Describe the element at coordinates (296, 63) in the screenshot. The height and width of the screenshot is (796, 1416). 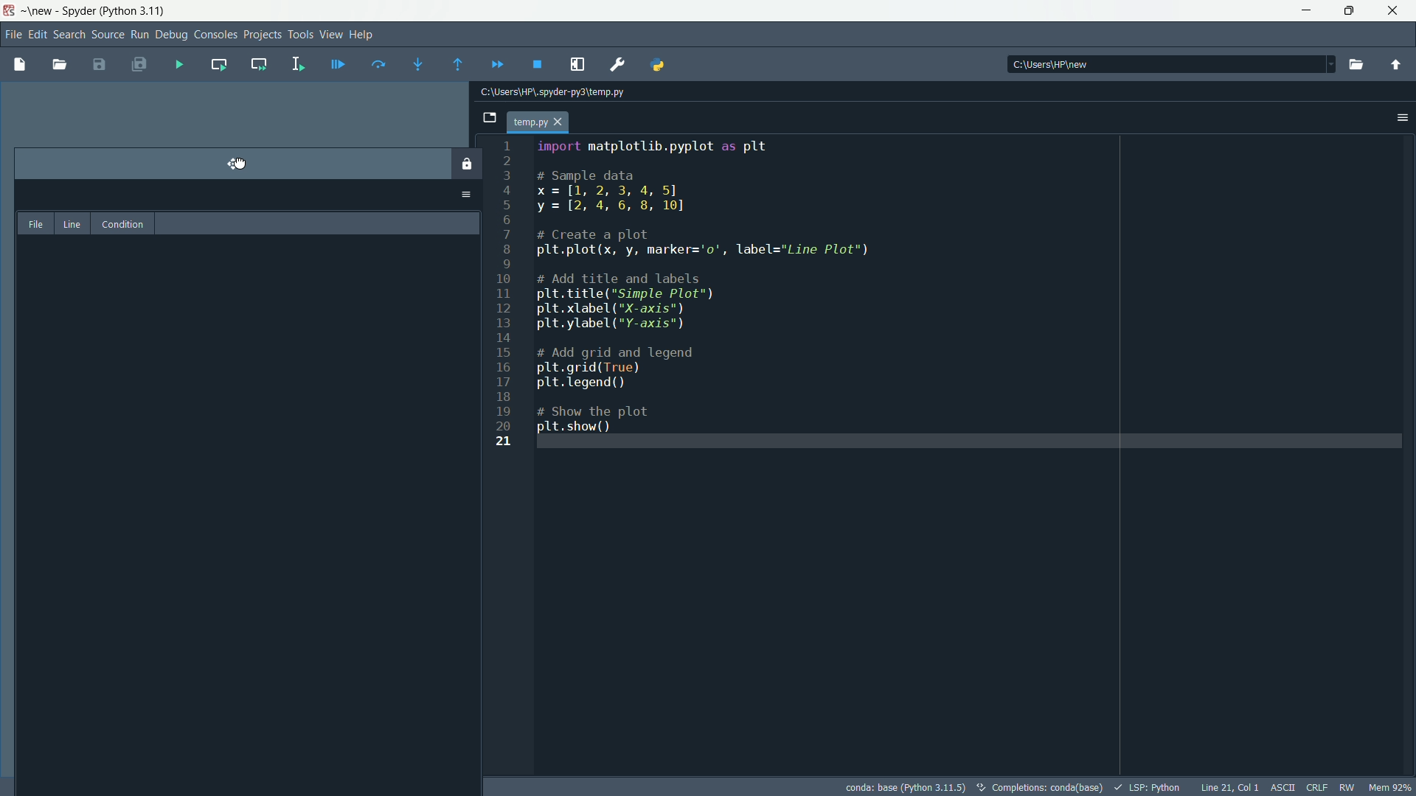
I see `run selection` at that location.